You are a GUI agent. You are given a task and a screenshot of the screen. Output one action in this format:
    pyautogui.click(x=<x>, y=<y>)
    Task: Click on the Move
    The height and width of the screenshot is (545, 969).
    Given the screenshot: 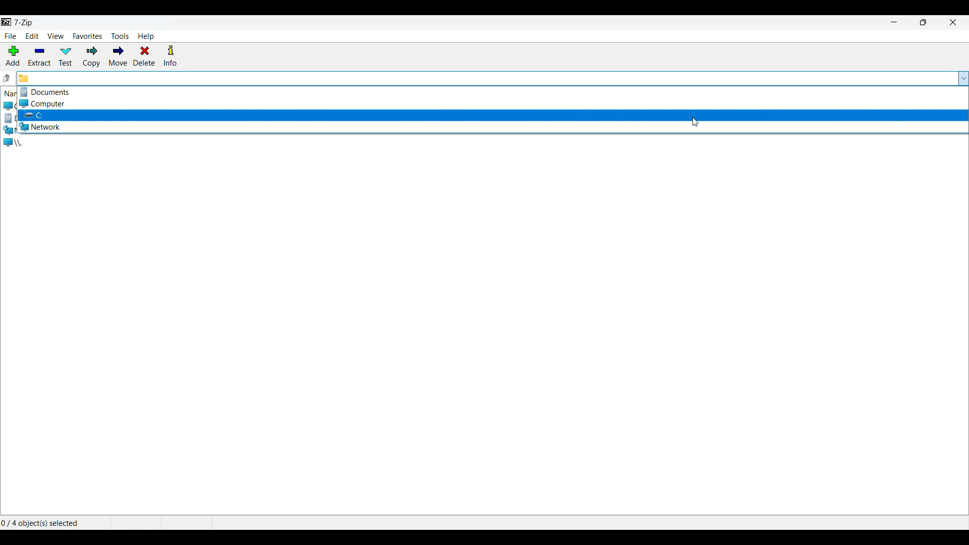 What is the action you would take?
    pyautogui.click(x=118, y=56)
    